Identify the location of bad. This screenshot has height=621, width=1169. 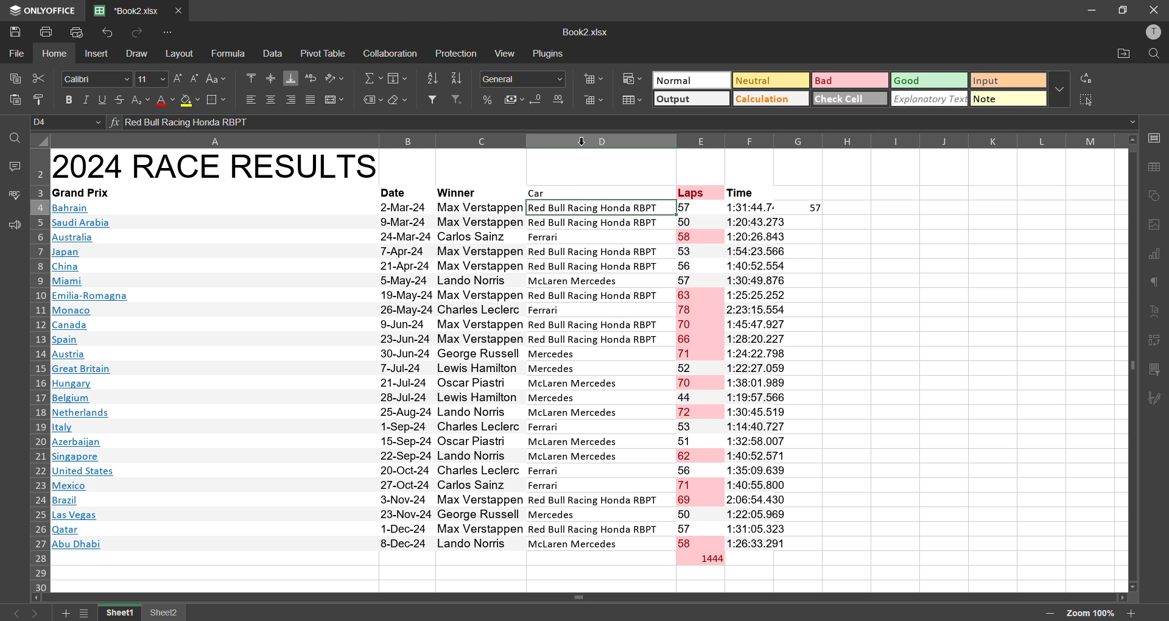
(844, 83).